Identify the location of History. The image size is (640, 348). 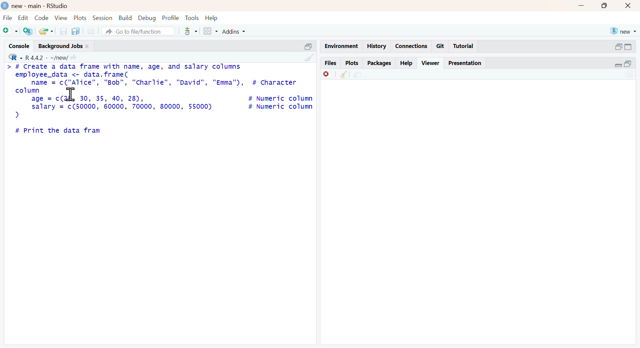
(378, 47).